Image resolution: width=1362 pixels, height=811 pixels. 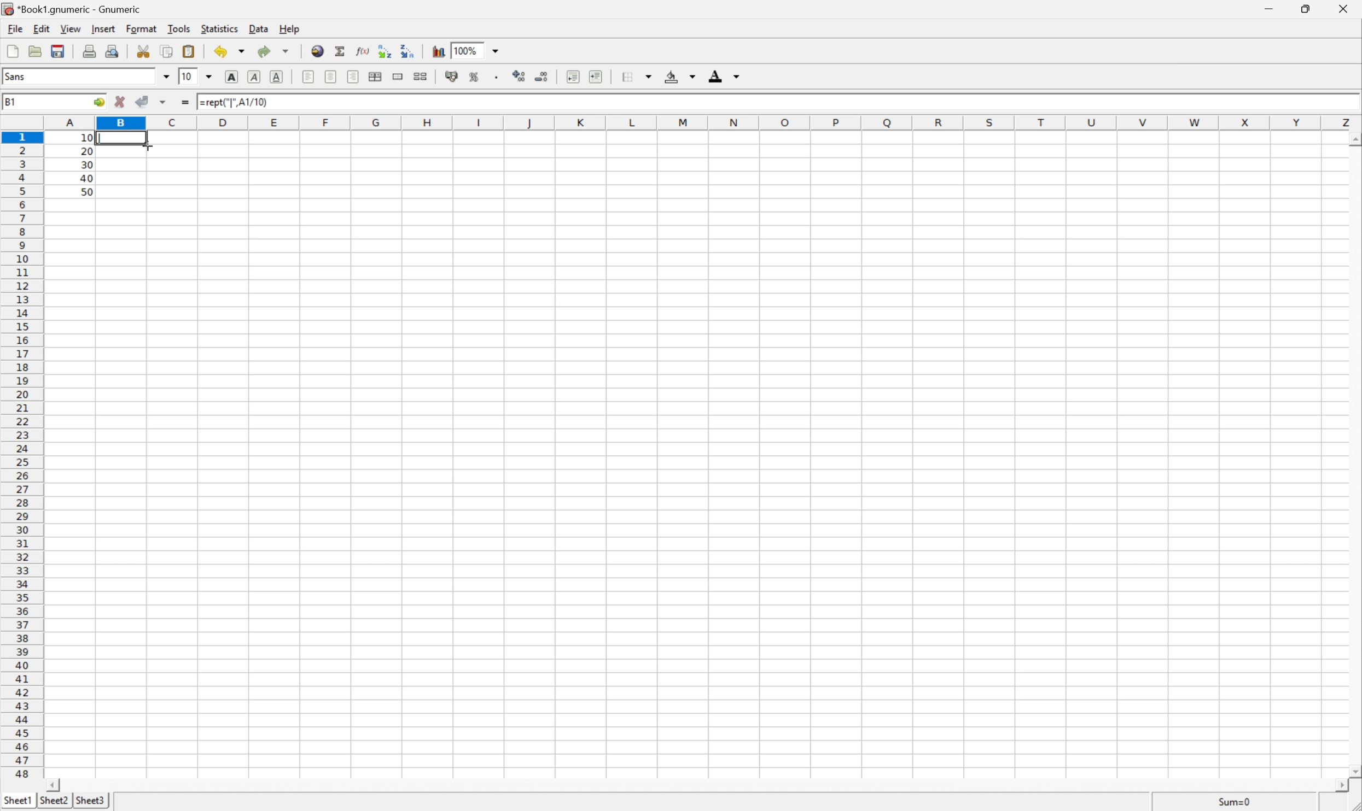 I want to click on Decrease the number of decimals displayed, so click(x=540, y=74).